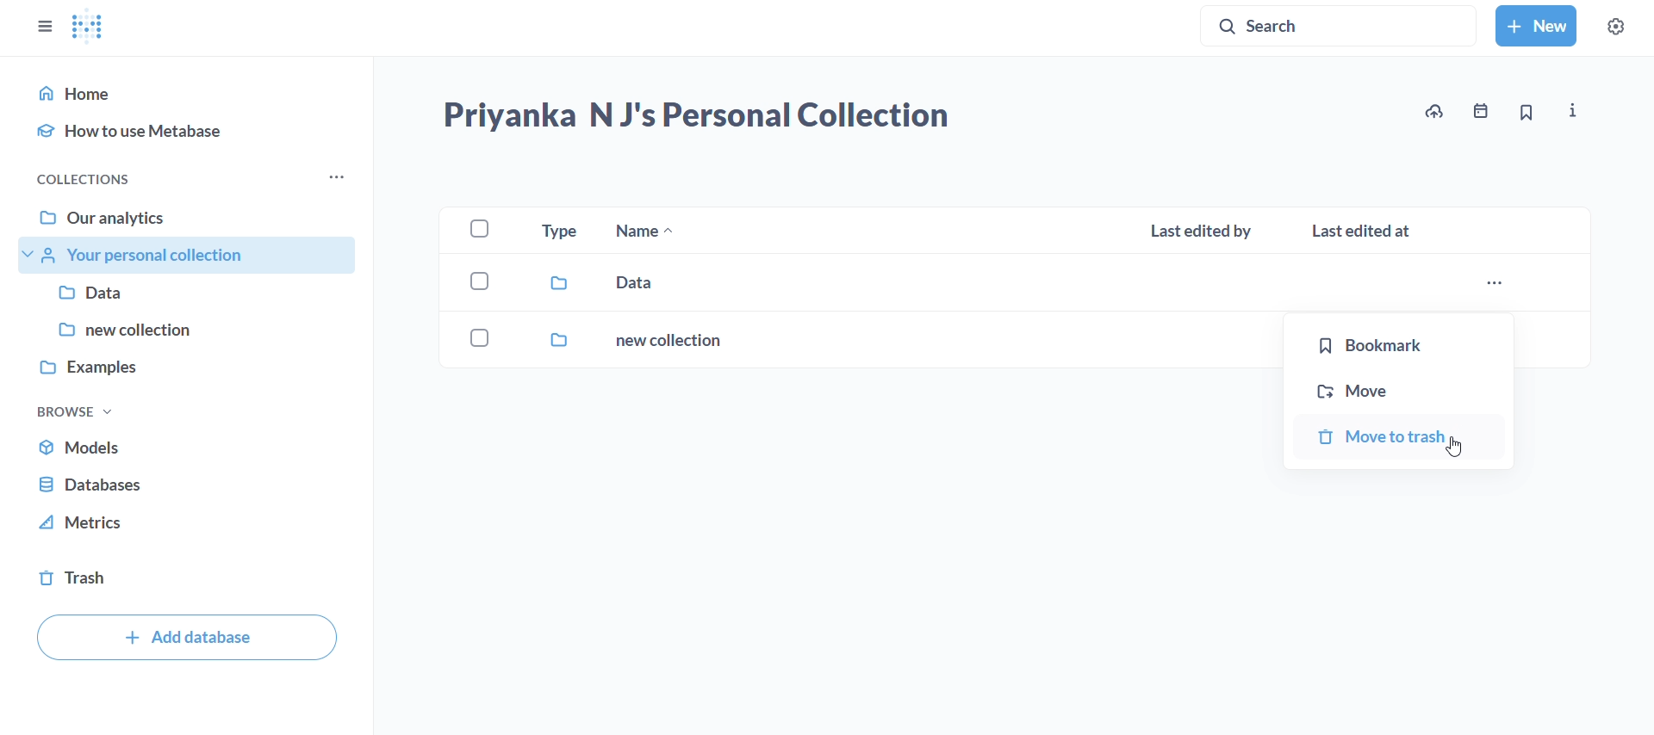 The image size is (1654, 735). Describe the element at coordinates (105, 180) in the screenshot. I see `collections` at that location.